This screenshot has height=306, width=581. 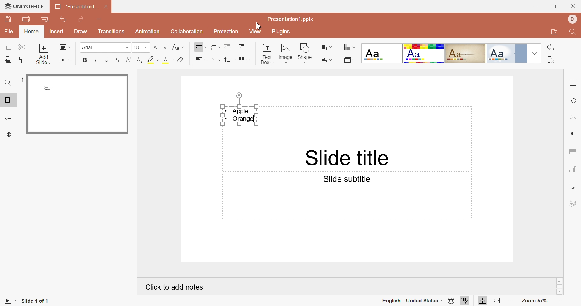 I want to click on Customize quick access toolbar, so click(x=100, y=19).